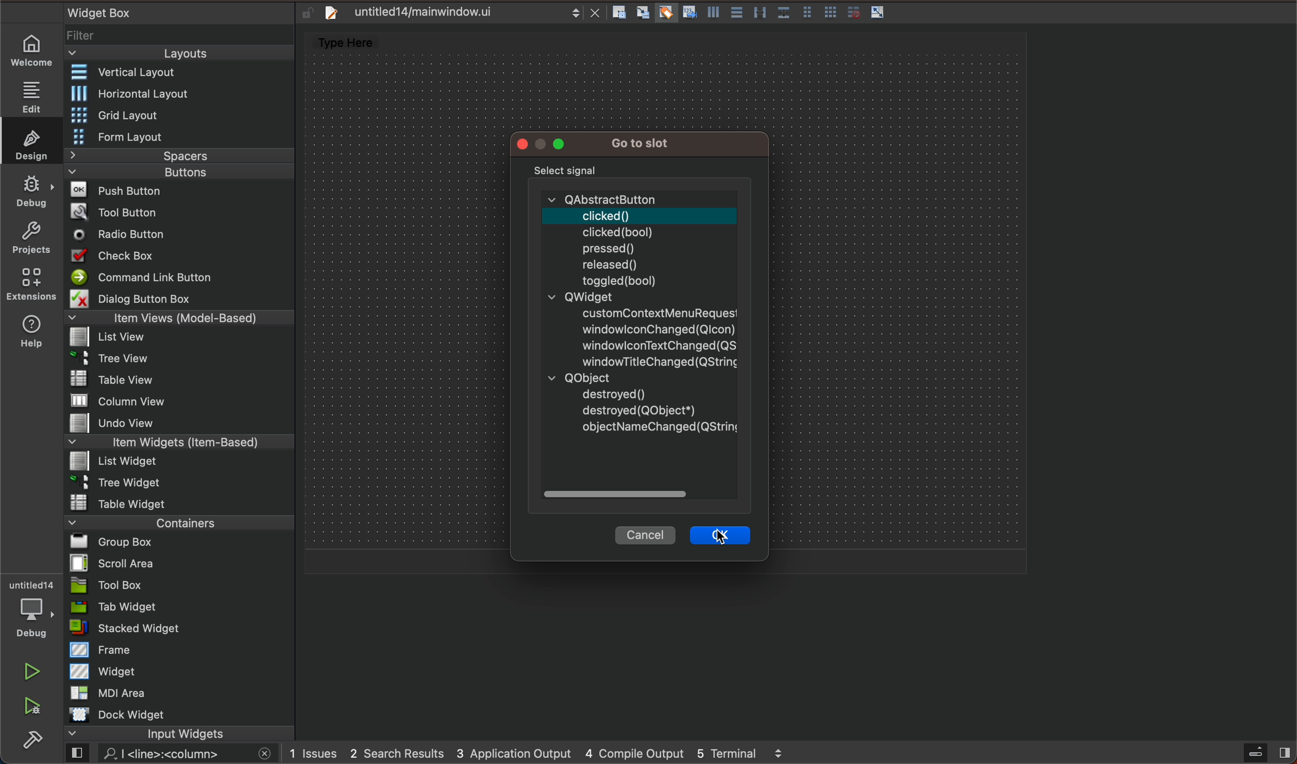 The image size is (1297, 764). What do you see at coordinates (642, 238) in the screenshot?
I see `abstract button` at bounding box center [642, 238].